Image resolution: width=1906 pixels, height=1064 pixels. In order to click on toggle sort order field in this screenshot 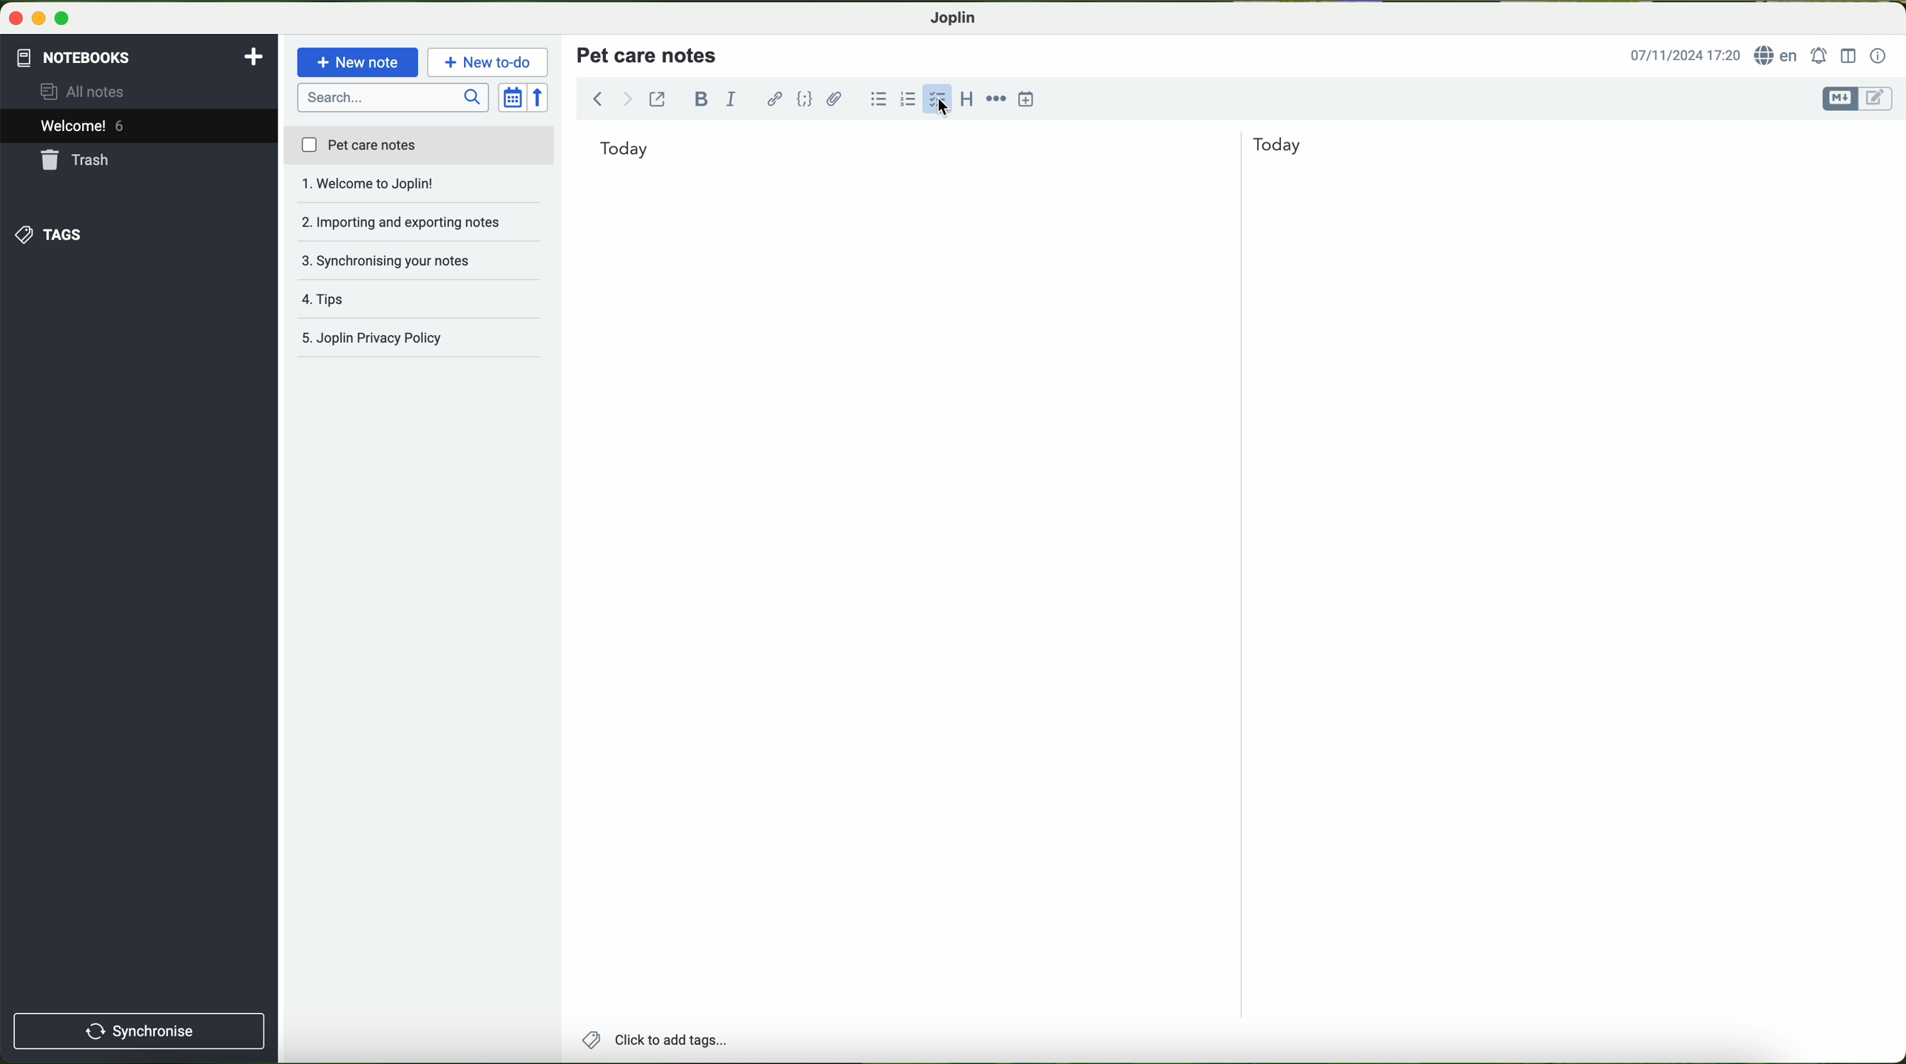, I will do `click(513, 98)`.